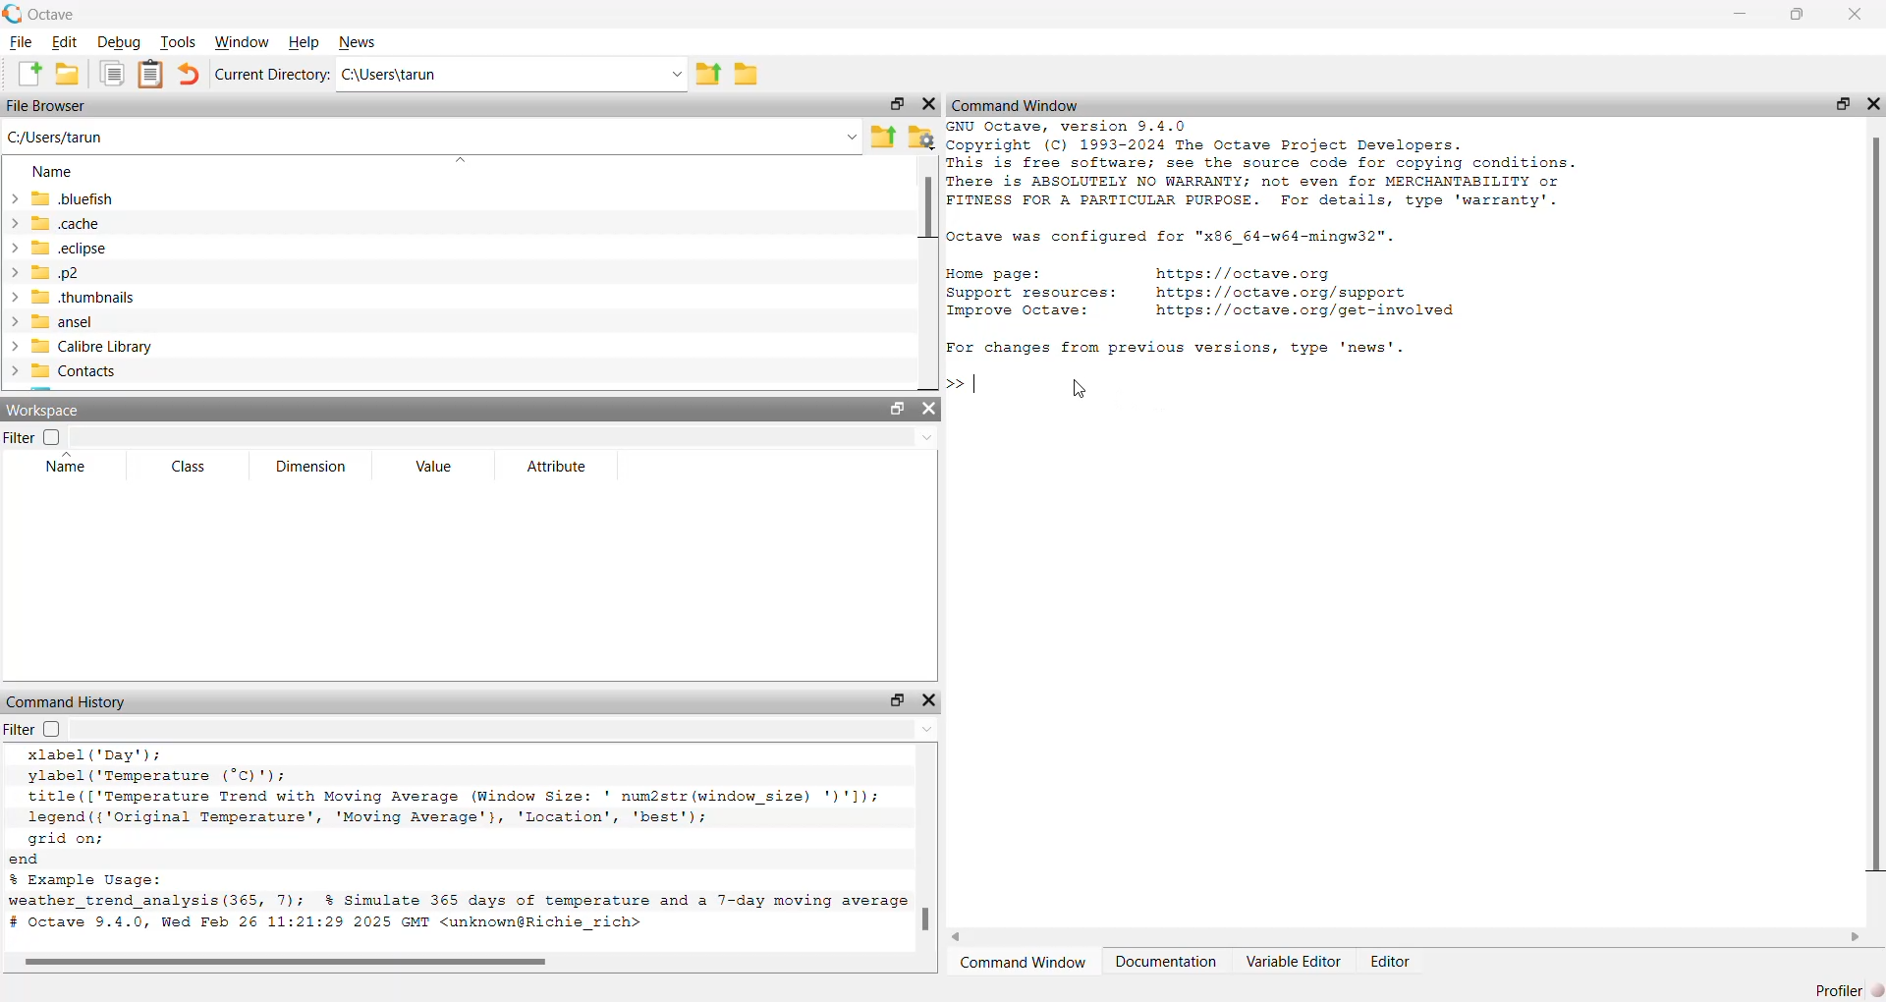 The width and height of the screenshot is (1886, 1002). What do you see at coordinates (1271, 235) in the screenshot?
I see `GNU Octave, version 9.4.0

Copyright (C) 1993-2024 The Octave Project Developers.

This is free software; see the source code for copying conditions.
There is ABSOLUTELY NO WARRANTY; not even for MERCHANTABILITY or
FITNESS FOR A PARTICULAR PURPOSE. For details, type 'warranty'.
octave was configured for "x86_64-w64-mingw32".

Home page: https://octave.org

Support resources:  https://octave.org/support

Improve Octave: https://octave.org/get-involved

Bi elisa Sali cooled tin cop doin. Some MEaliy’` at bounding box center [1271, 235].